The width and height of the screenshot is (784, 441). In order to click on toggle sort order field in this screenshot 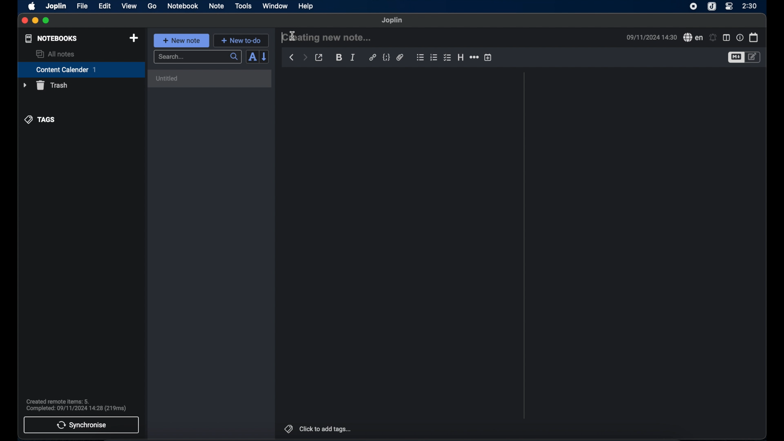, I will do `click(252, 57)`.